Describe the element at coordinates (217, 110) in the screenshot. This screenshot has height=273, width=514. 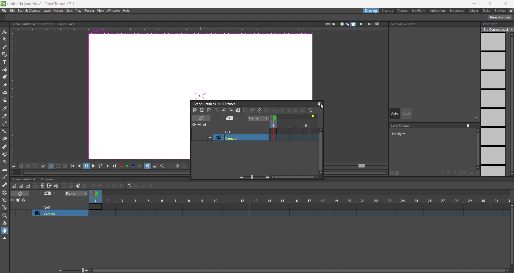
I see `collapse` at that location.